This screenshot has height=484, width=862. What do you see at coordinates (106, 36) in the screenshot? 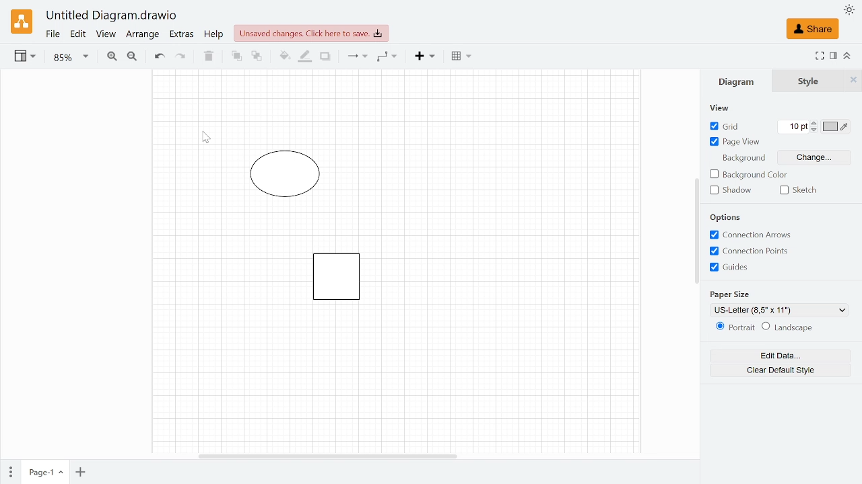
I see `View` at bounding box center [106, 36].